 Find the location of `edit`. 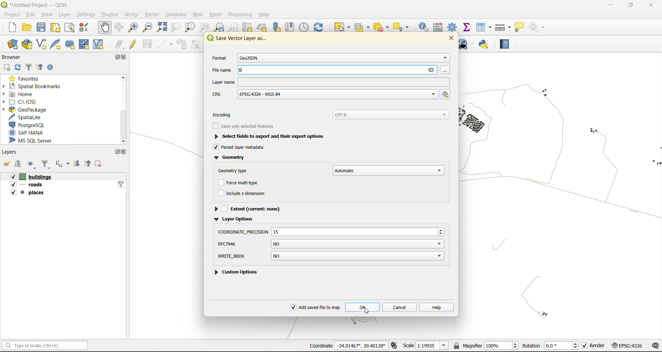

edit is located at coordinates (31, 14).